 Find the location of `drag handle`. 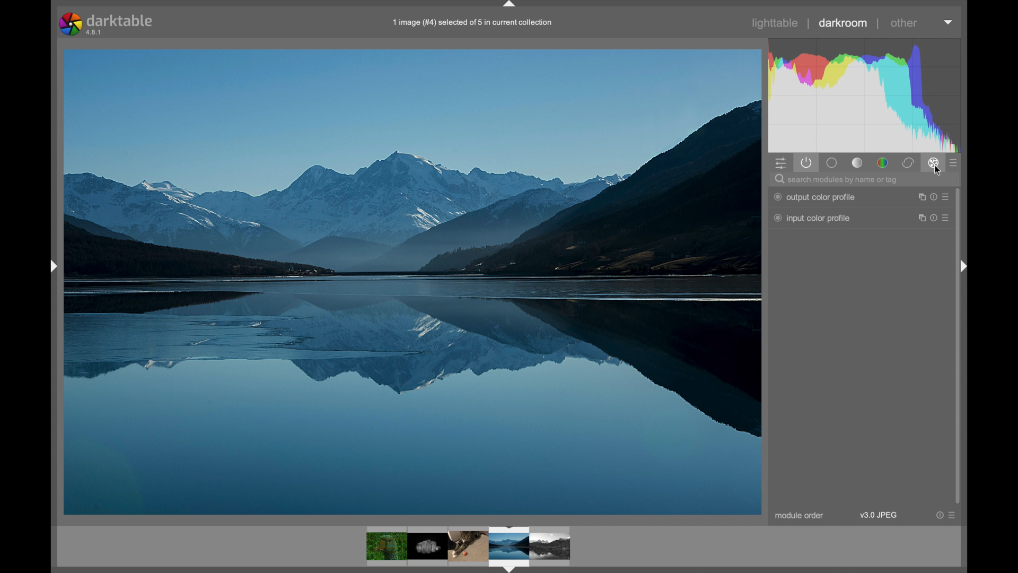

drag handle is located at coordinates (964, 265).